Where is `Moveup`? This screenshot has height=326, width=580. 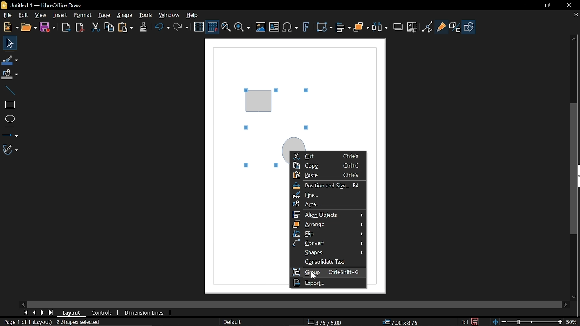 Moveup is located at coordinates (574, 39).